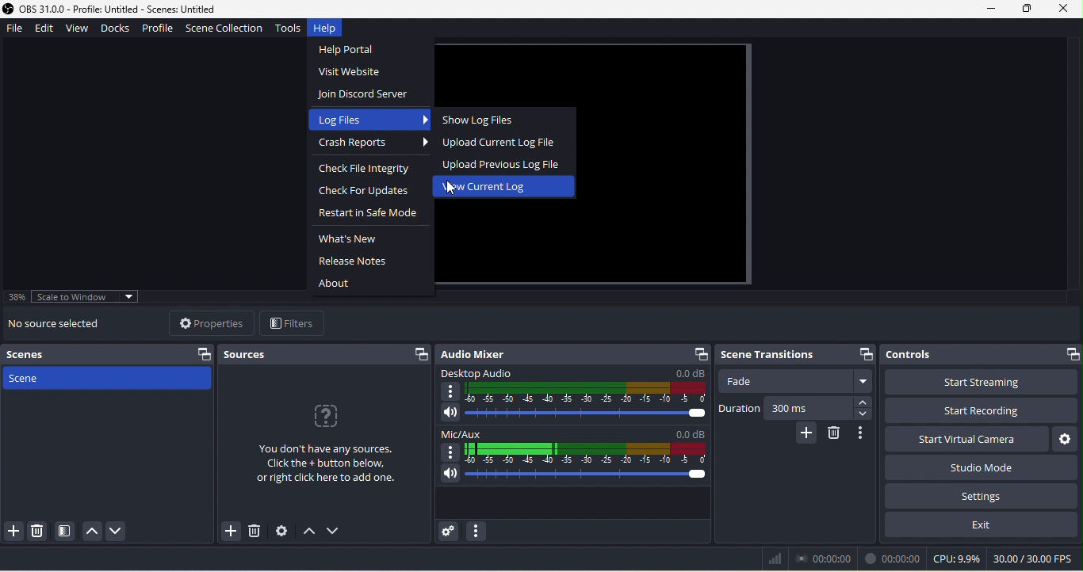  Describe the element at coordinates (505, 164) in the screenshot. I see `upload previous log file` at that location.